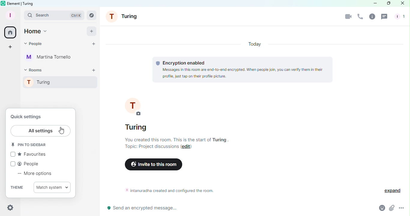  What do you see at coordinates (392, 208) in the screenshot?
I see `Attachment` at bounding box center [392, 208].